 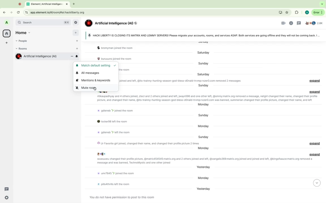 I want to click on All messages, so click(x=94, y=72).